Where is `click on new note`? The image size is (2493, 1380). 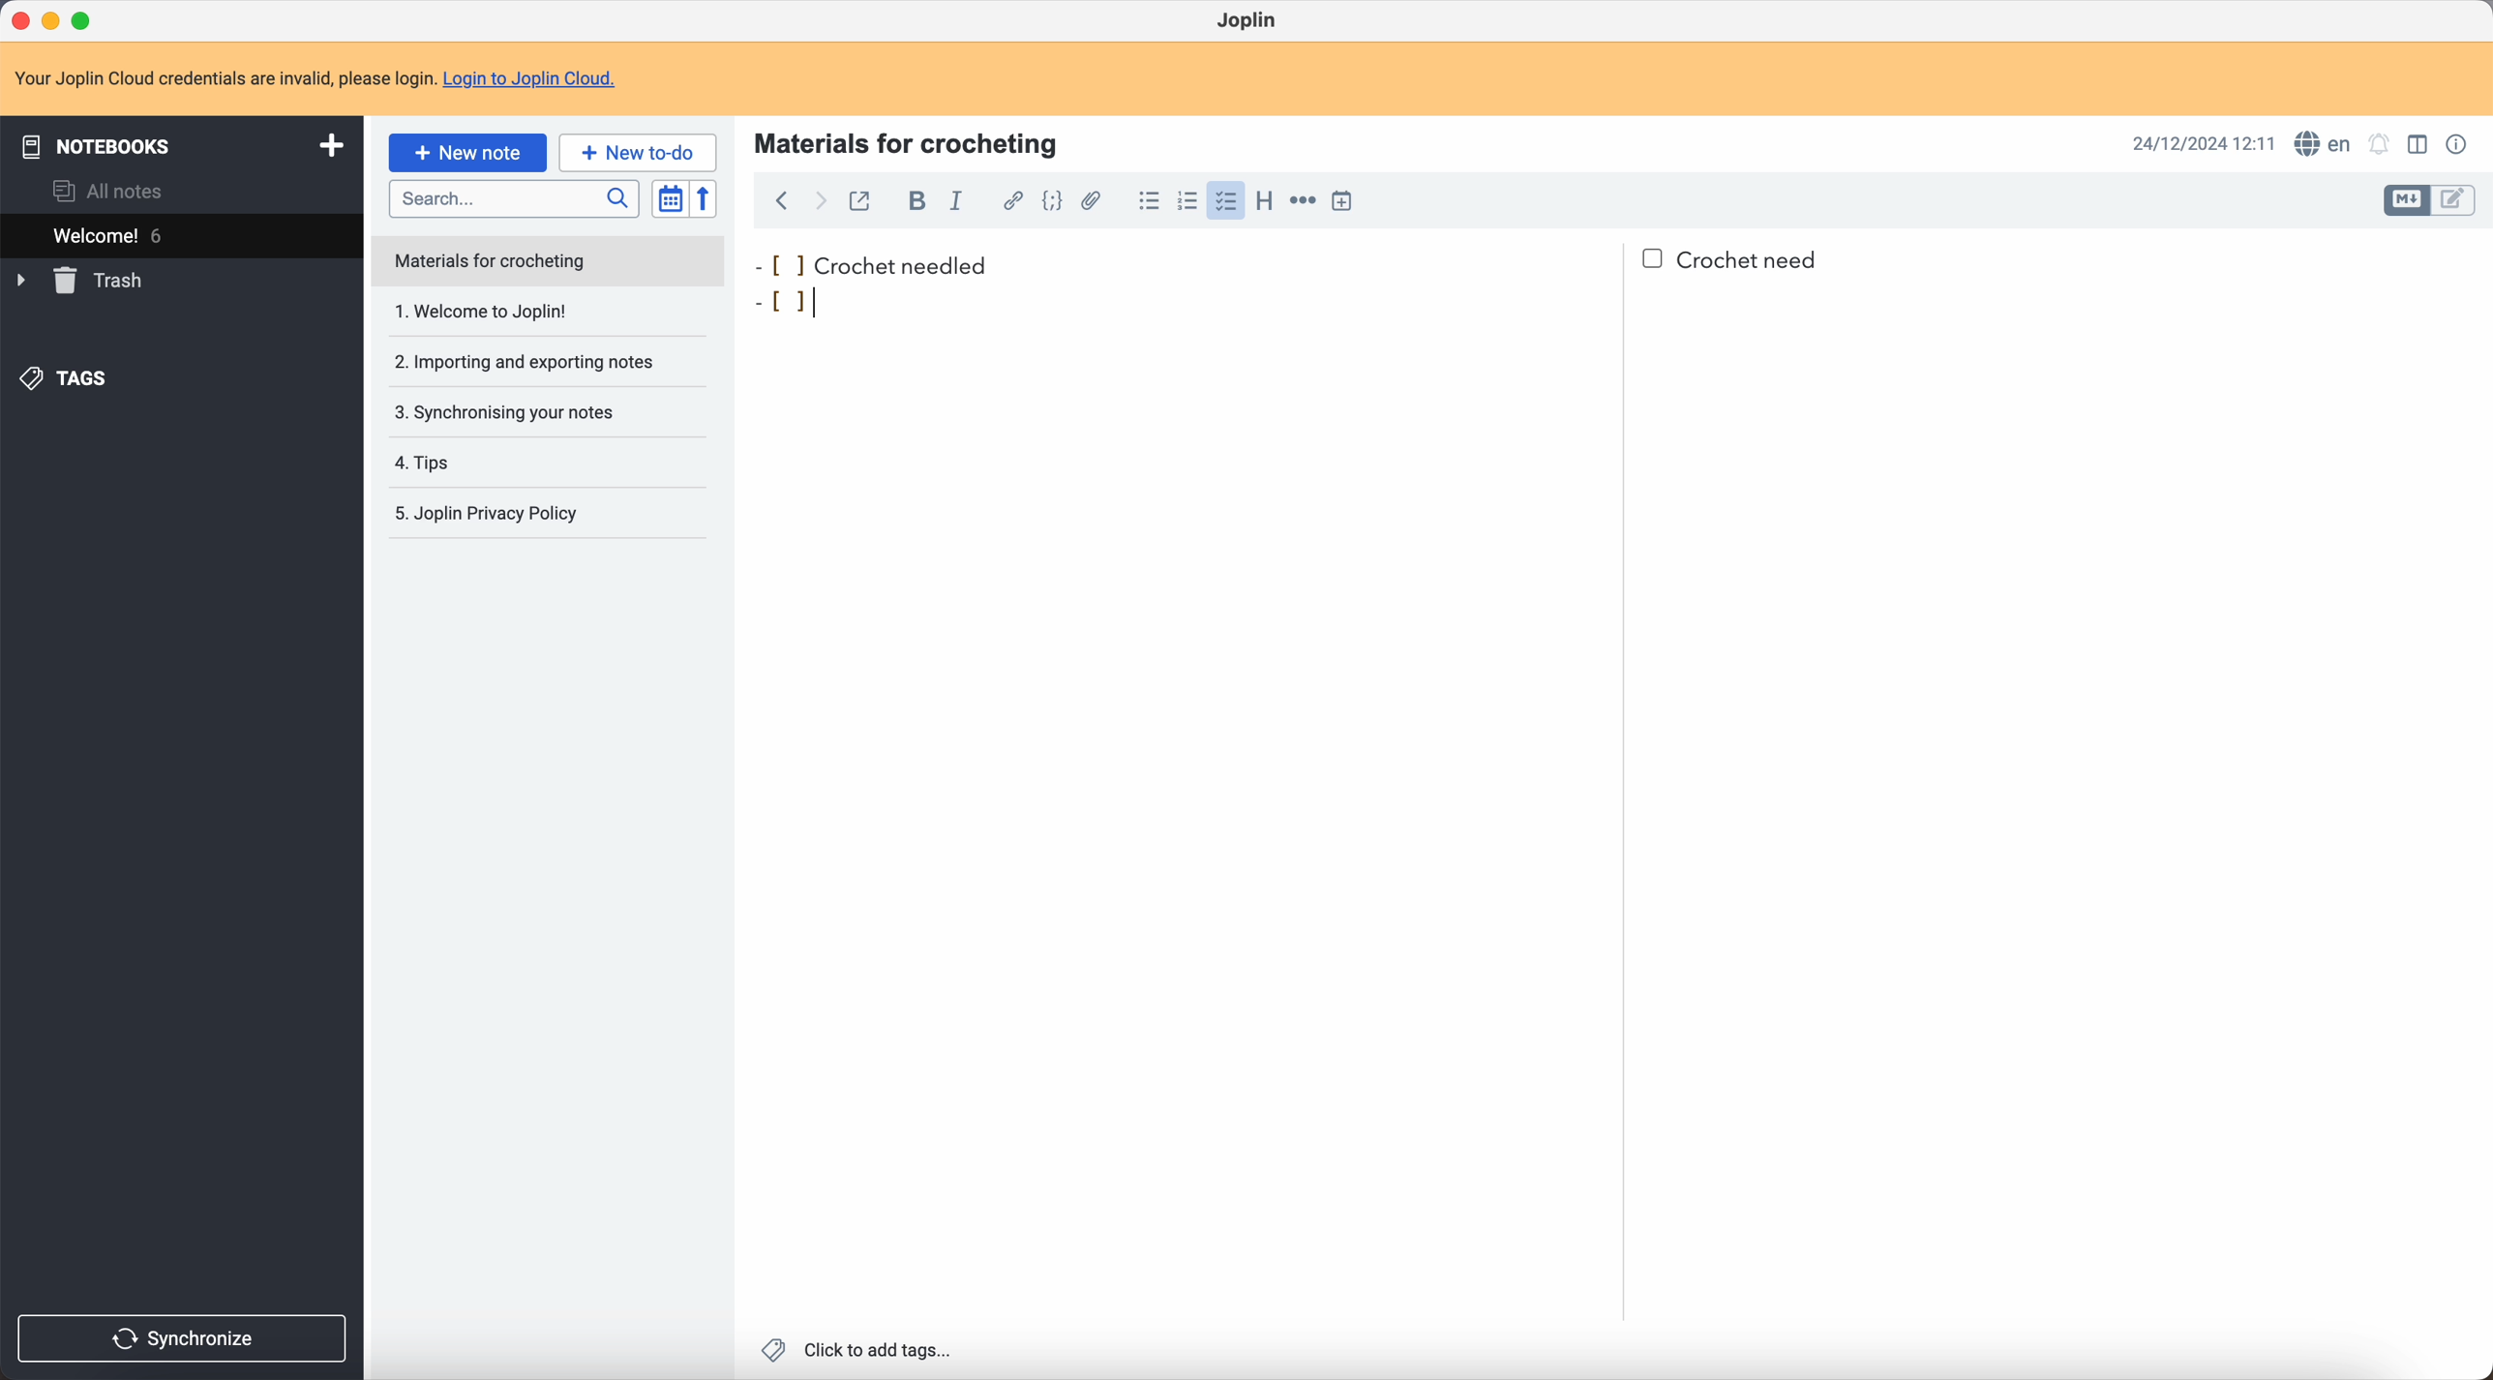
click on new note is located at coordinates (469, 152).